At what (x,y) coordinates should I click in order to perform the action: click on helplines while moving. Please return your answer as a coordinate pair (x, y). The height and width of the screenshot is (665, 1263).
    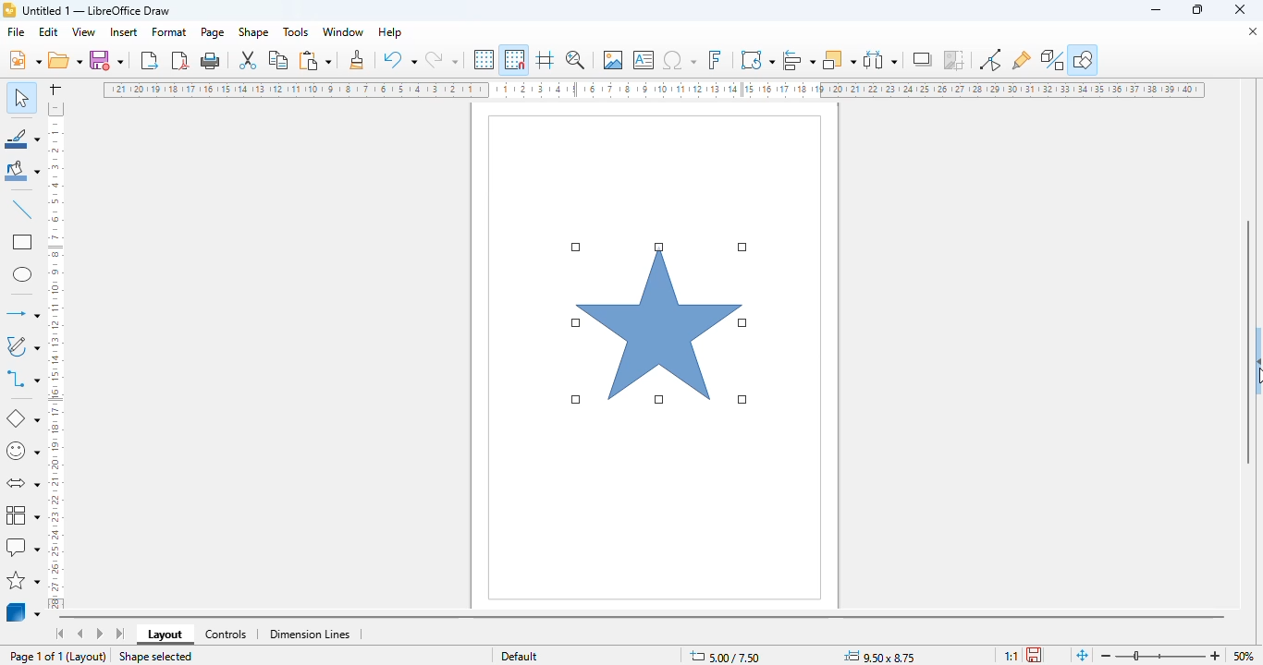
    Looking at the image, I should click on (546, 60).